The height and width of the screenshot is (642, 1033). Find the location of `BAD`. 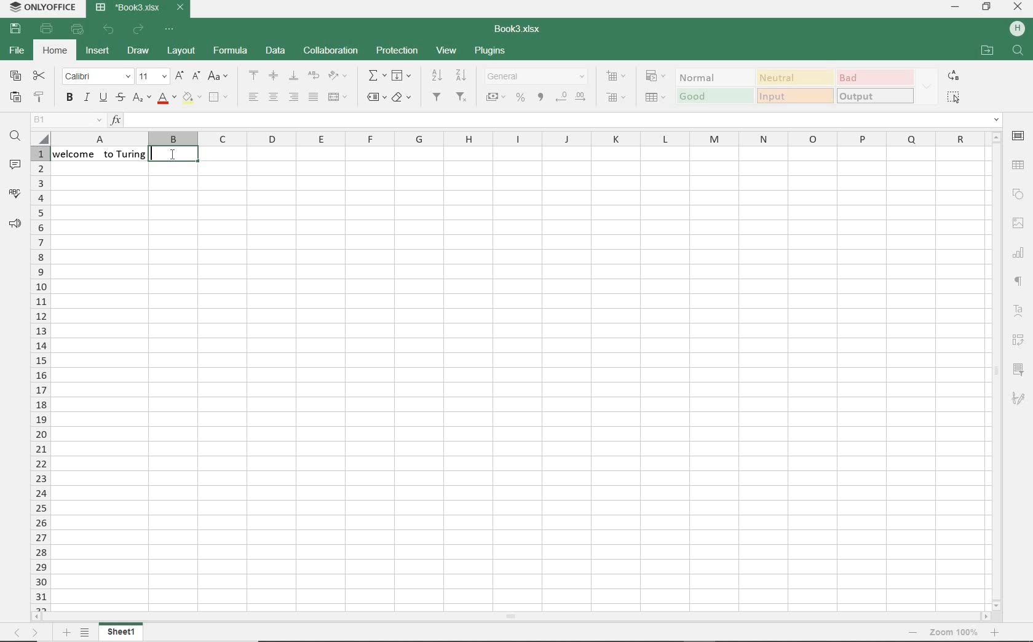

BAD is located at coordinates (873, 77).